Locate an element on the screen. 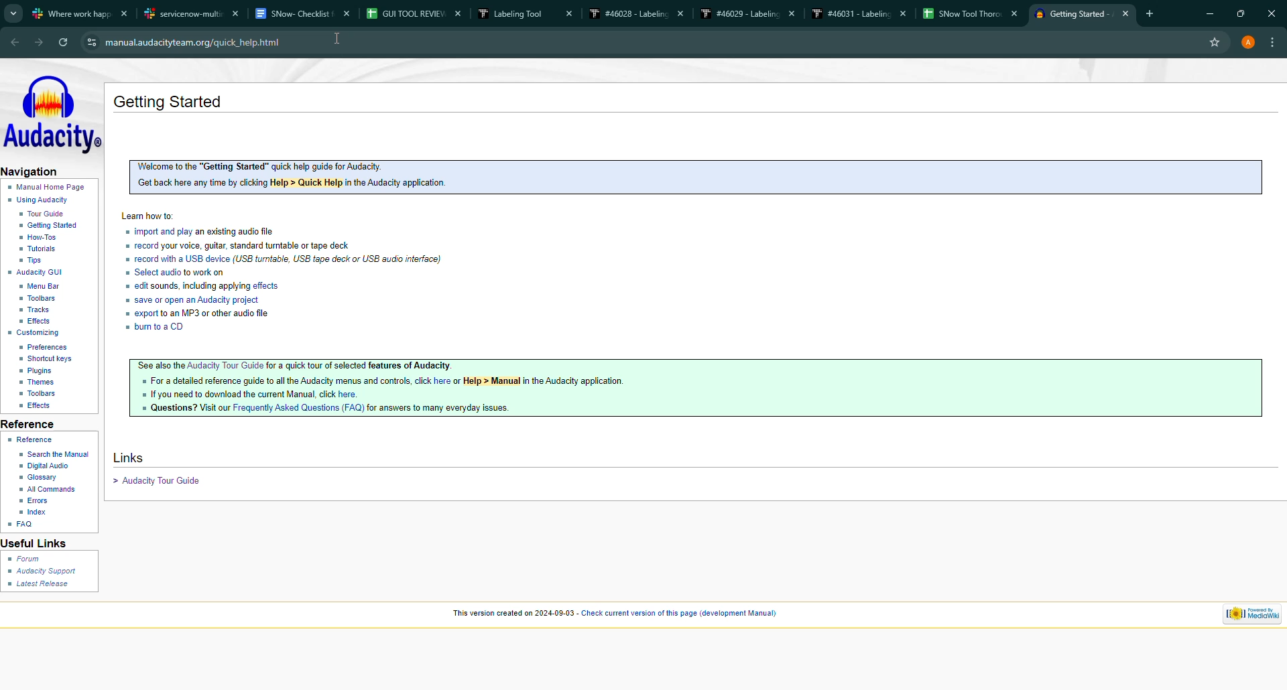 The width and height of the screenshot is (1287, 690). start is located at coordinates (50, 226).